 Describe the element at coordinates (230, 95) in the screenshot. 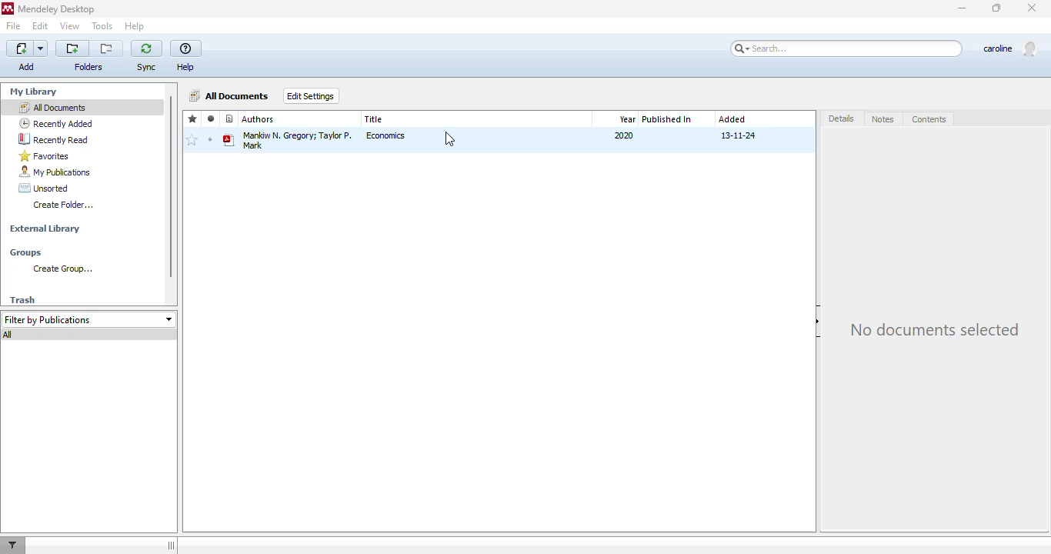

I see `all documents` at that location.